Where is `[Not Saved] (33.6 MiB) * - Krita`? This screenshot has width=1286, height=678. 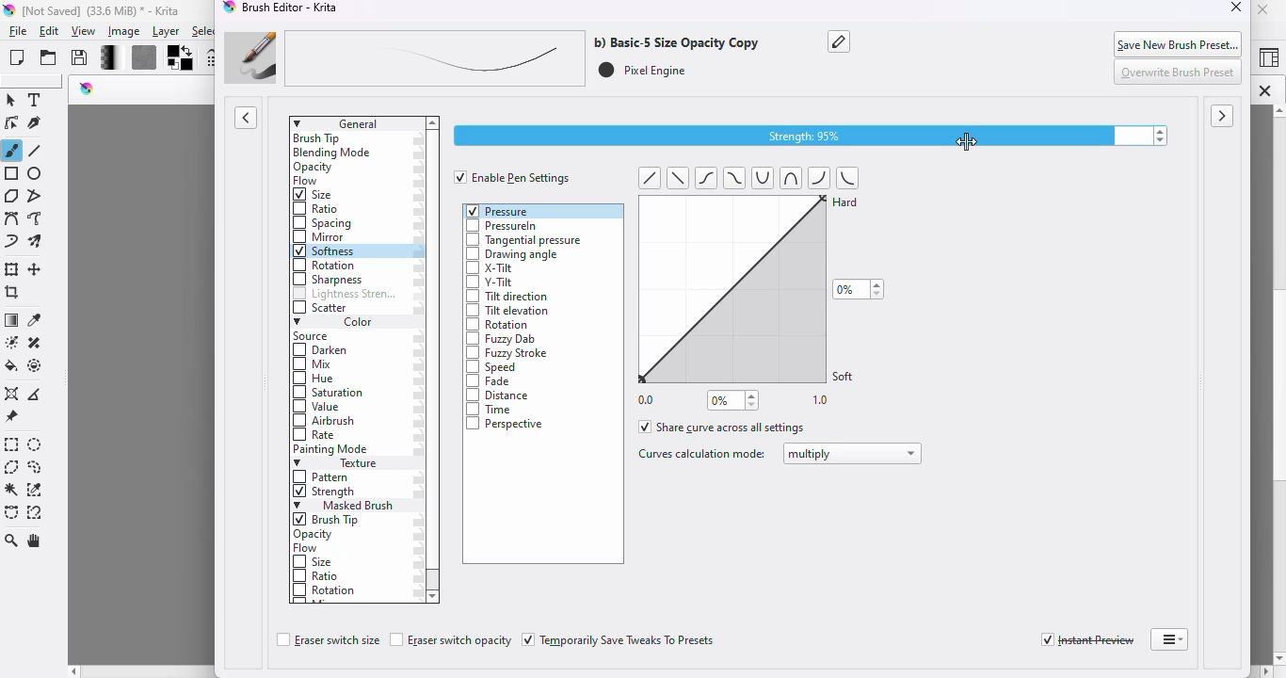
[Not Saved] (33.6 MiB) * - Krita is located at coordinates (110, 10).